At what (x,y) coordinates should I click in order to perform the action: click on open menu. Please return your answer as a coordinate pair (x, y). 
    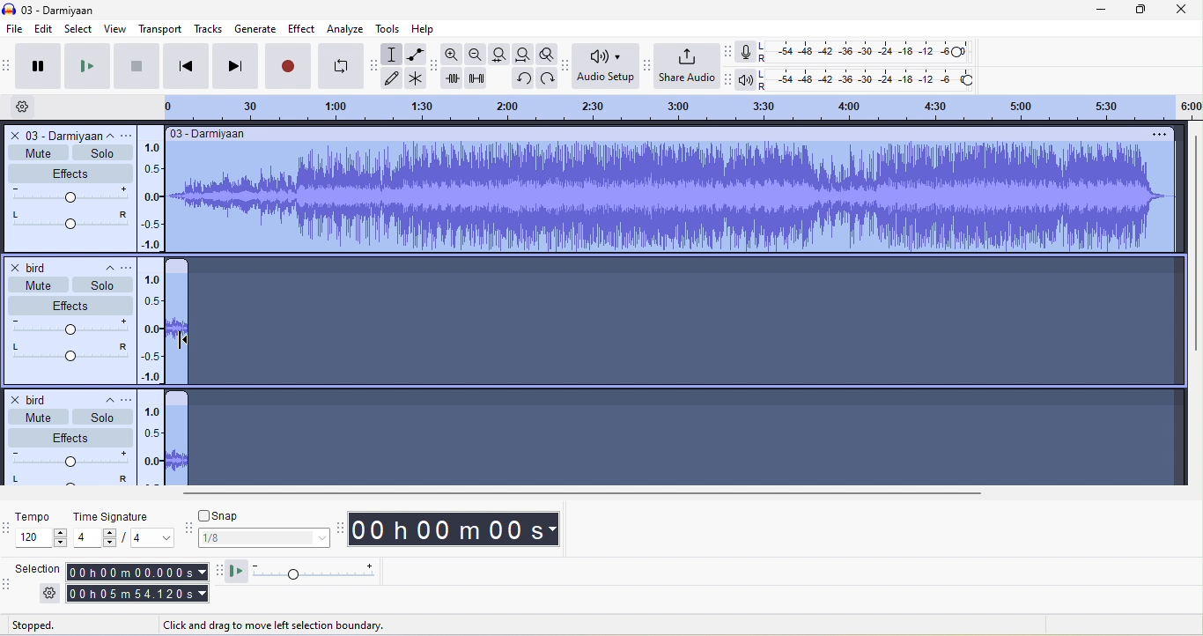
    Looking at the image, I should click on (131, 266).